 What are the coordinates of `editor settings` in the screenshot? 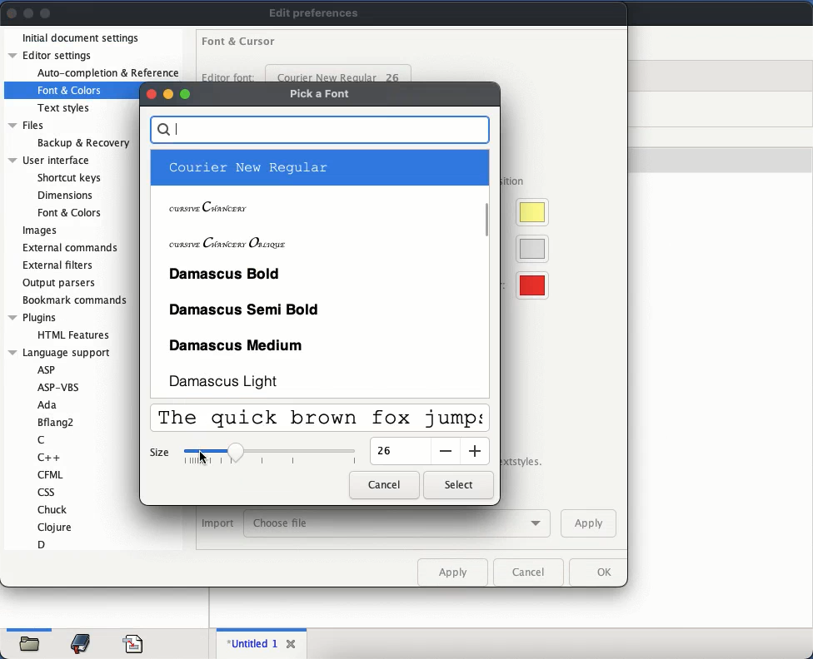 It's located at (52, 56).